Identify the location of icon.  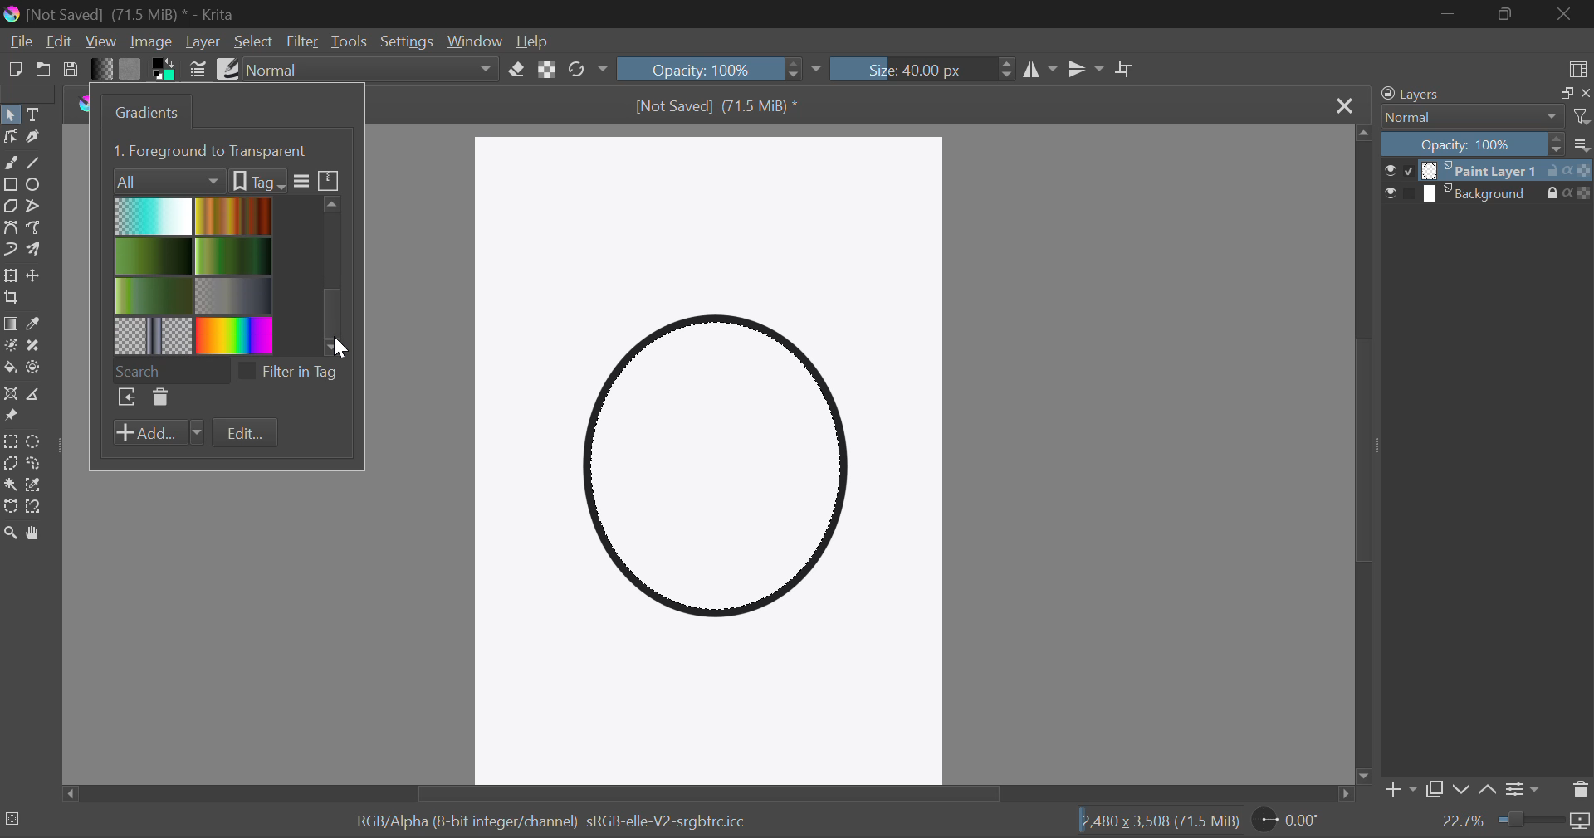
(330, 179).